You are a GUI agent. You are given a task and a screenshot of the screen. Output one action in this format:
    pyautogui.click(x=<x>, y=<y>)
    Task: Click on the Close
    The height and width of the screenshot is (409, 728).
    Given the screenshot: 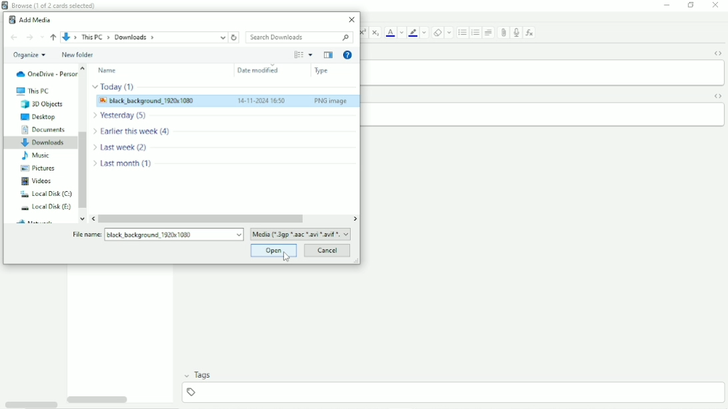 What is the action you would take?
    pyautogui.click(x=716, y=6)
    